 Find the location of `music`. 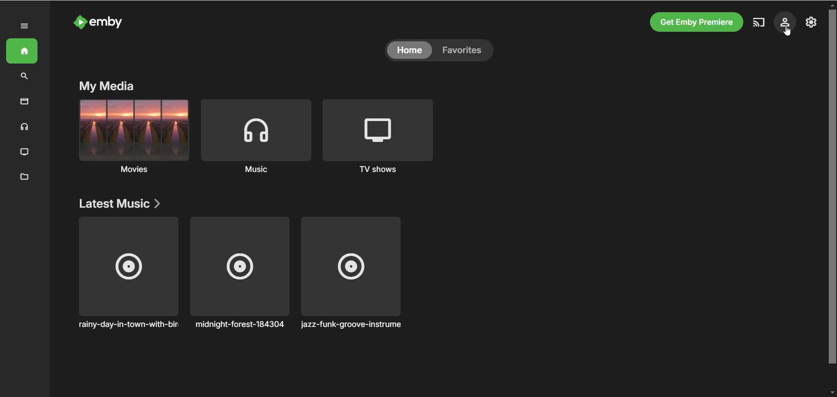

music is located at coordinates (23, 127).